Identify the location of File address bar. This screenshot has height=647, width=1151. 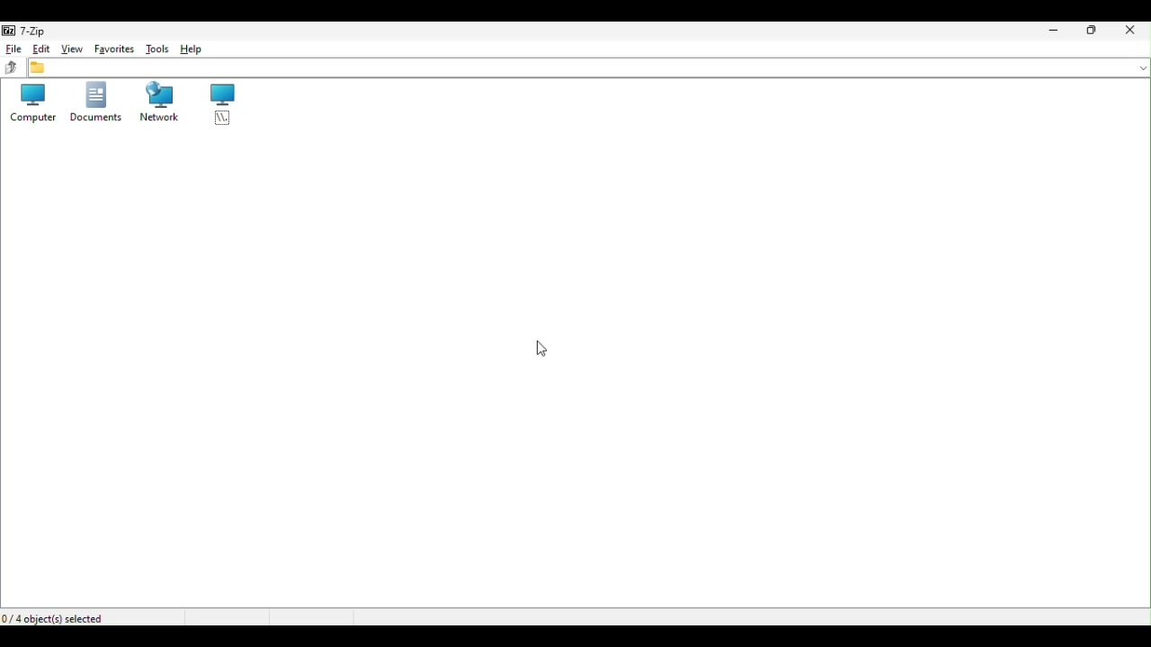
(590, 66).